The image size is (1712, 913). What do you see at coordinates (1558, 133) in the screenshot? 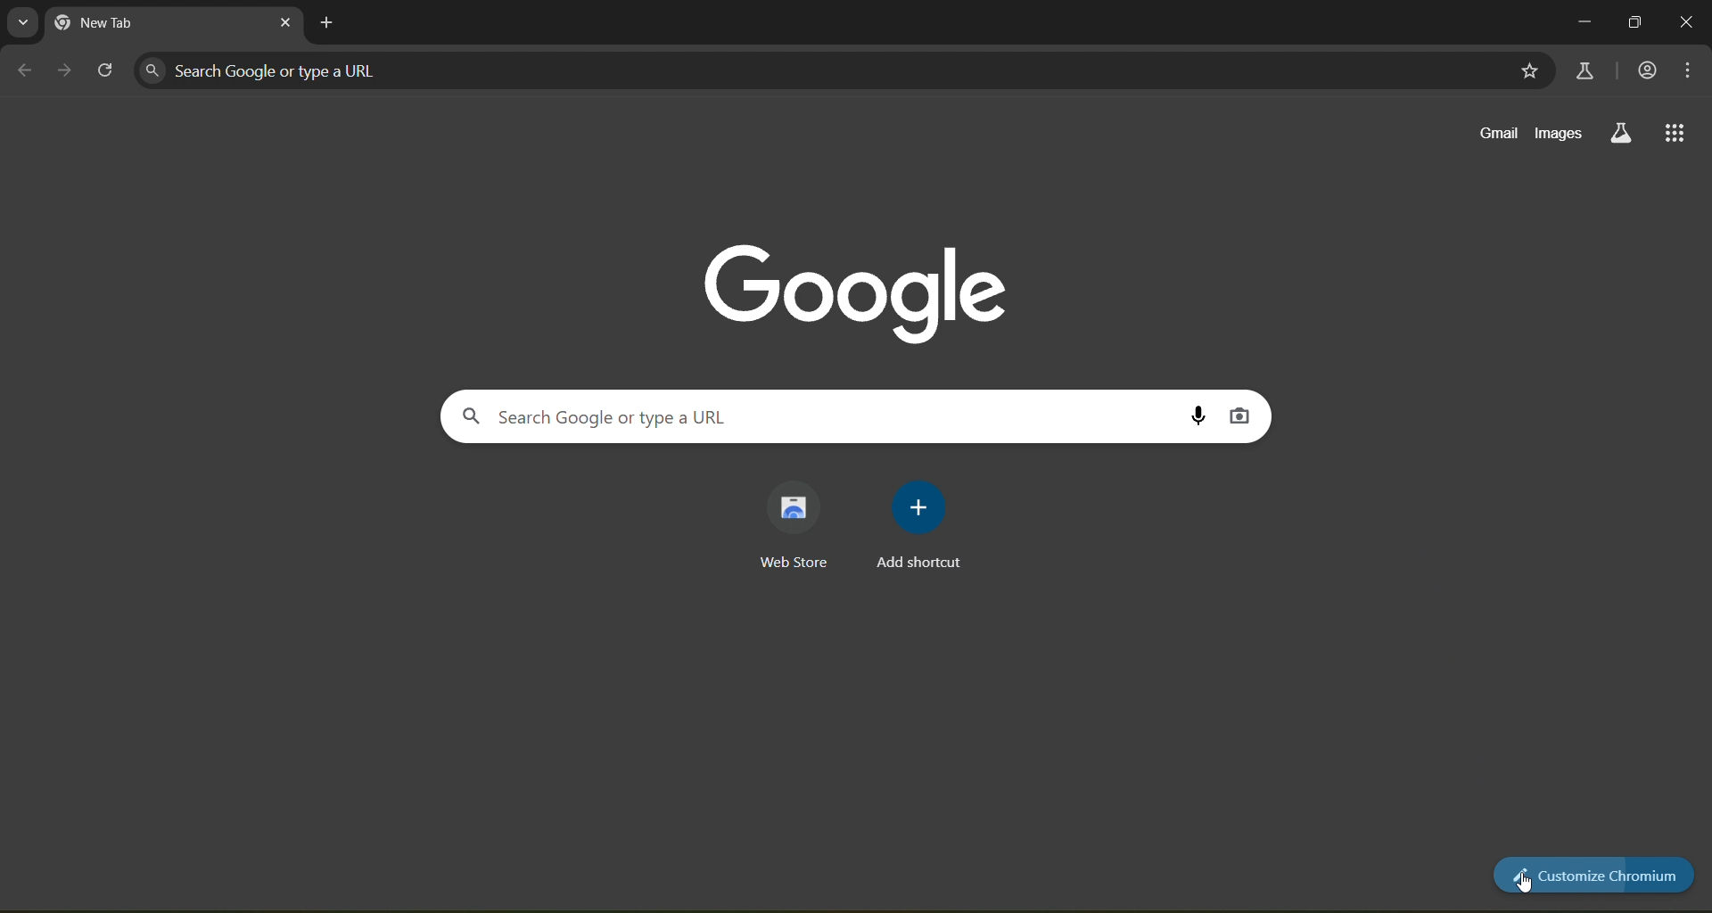
I see `images` at bounding box center [1558, 133].